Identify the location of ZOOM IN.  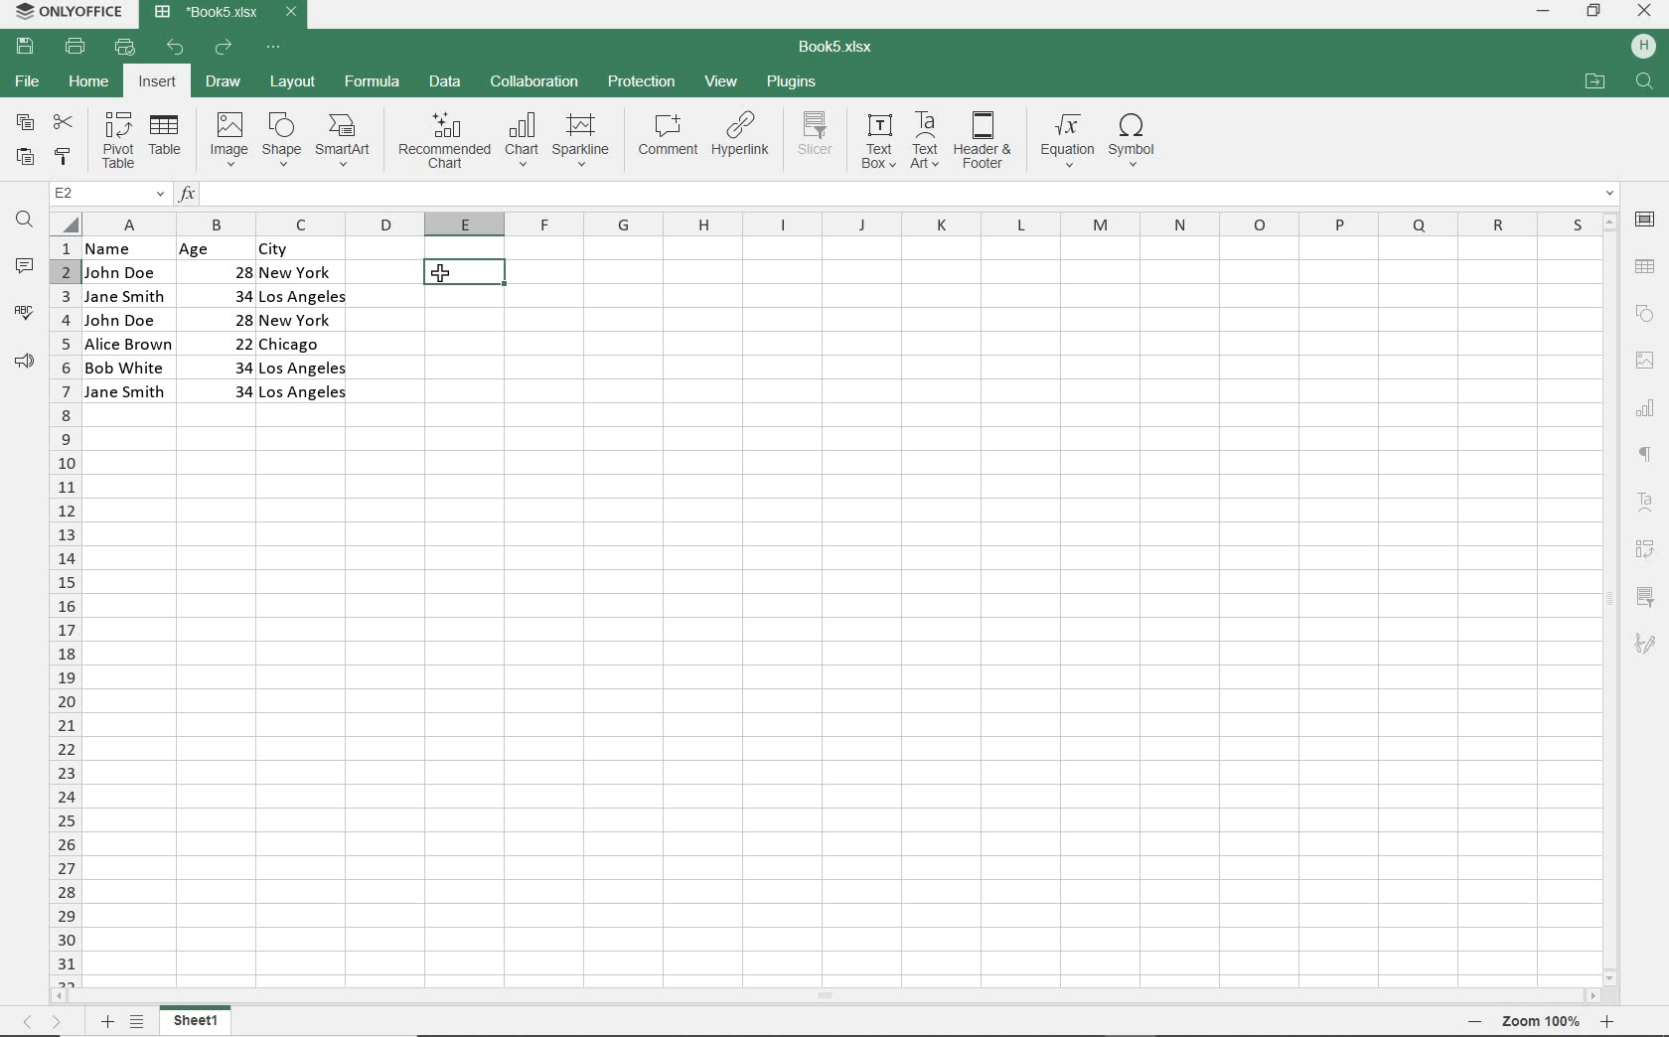
(1610, 1021).